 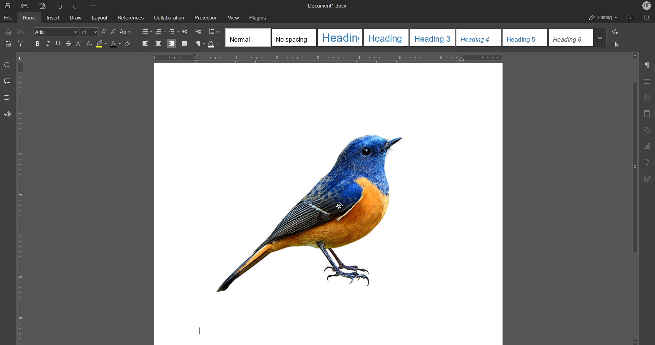 What do you see at coordinates (173, 32) in the screenshot?
I see `Staggered List` at bounding box center [173, 32].